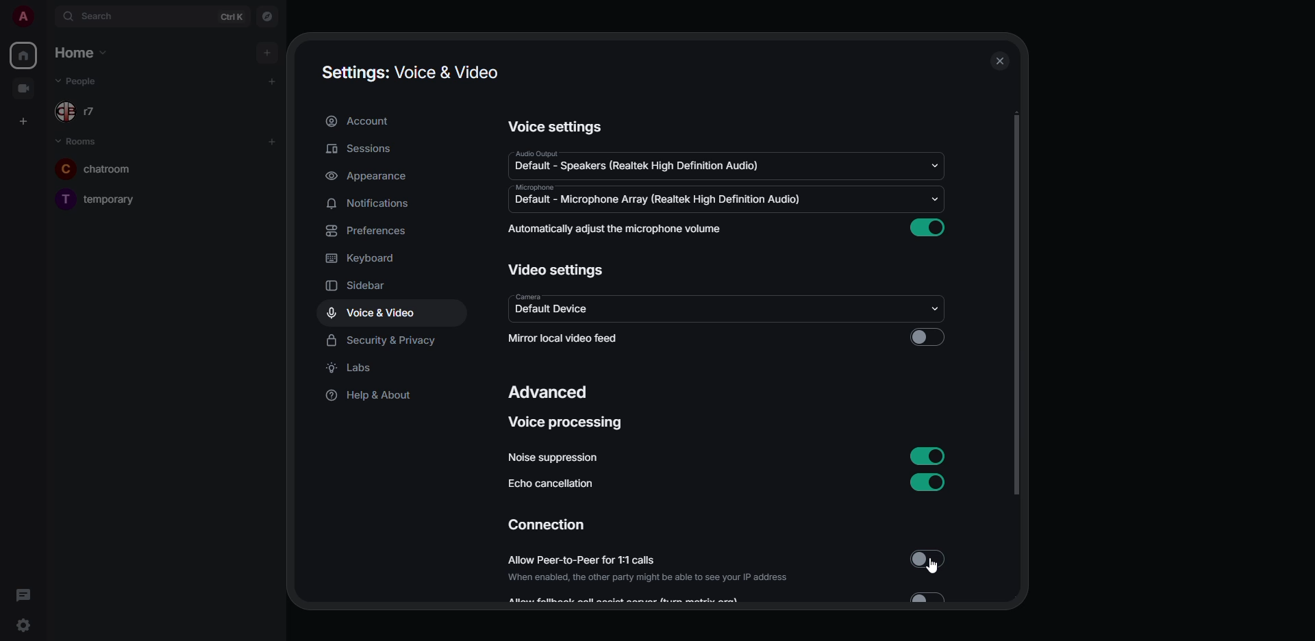 This screenshot has width=1315, height=641. Describe the element at coordinates (549, 526) in the screenshot. I see `connection` at that location.